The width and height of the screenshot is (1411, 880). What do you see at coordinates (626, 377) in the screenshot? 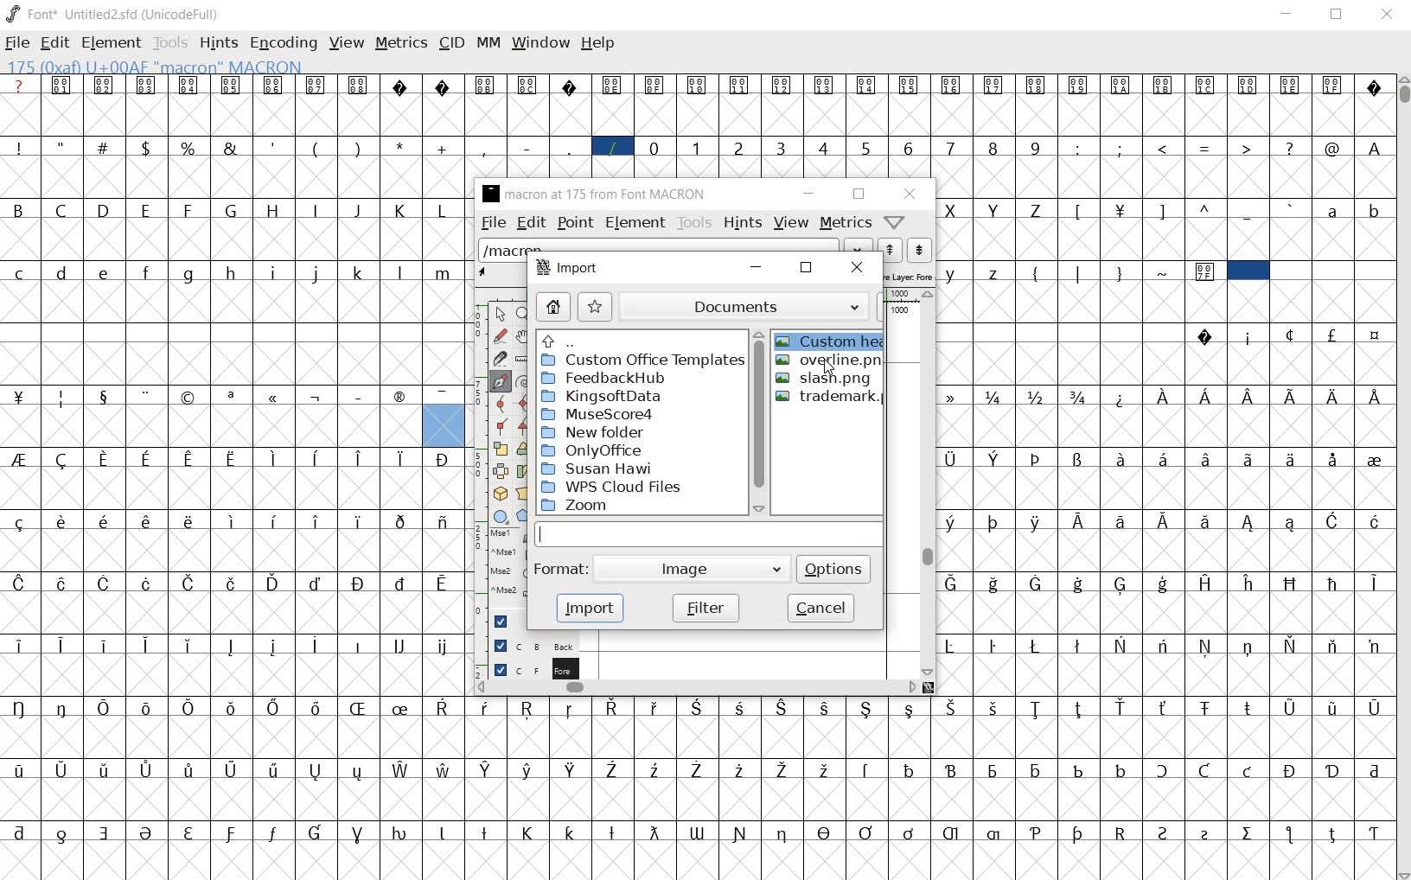
I see `FeedbackHub` at bounding box center [626, 377].